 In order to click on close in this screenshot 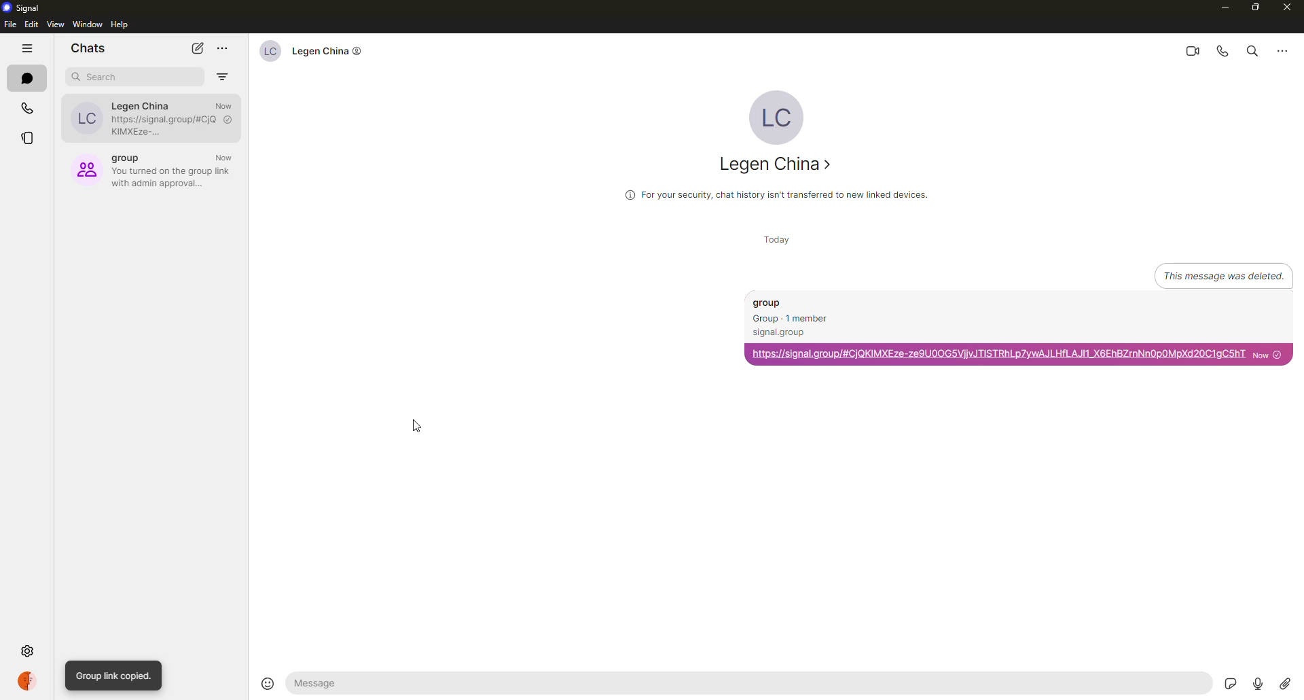, I will do `click(1286, 8)`.